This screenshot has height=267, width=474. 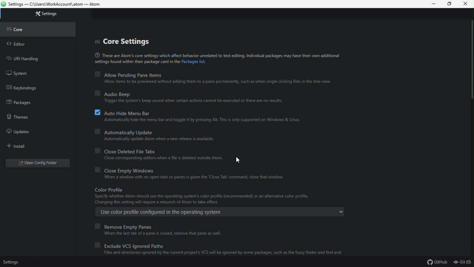 I want to click on Packages, so click(x=35, y=102).